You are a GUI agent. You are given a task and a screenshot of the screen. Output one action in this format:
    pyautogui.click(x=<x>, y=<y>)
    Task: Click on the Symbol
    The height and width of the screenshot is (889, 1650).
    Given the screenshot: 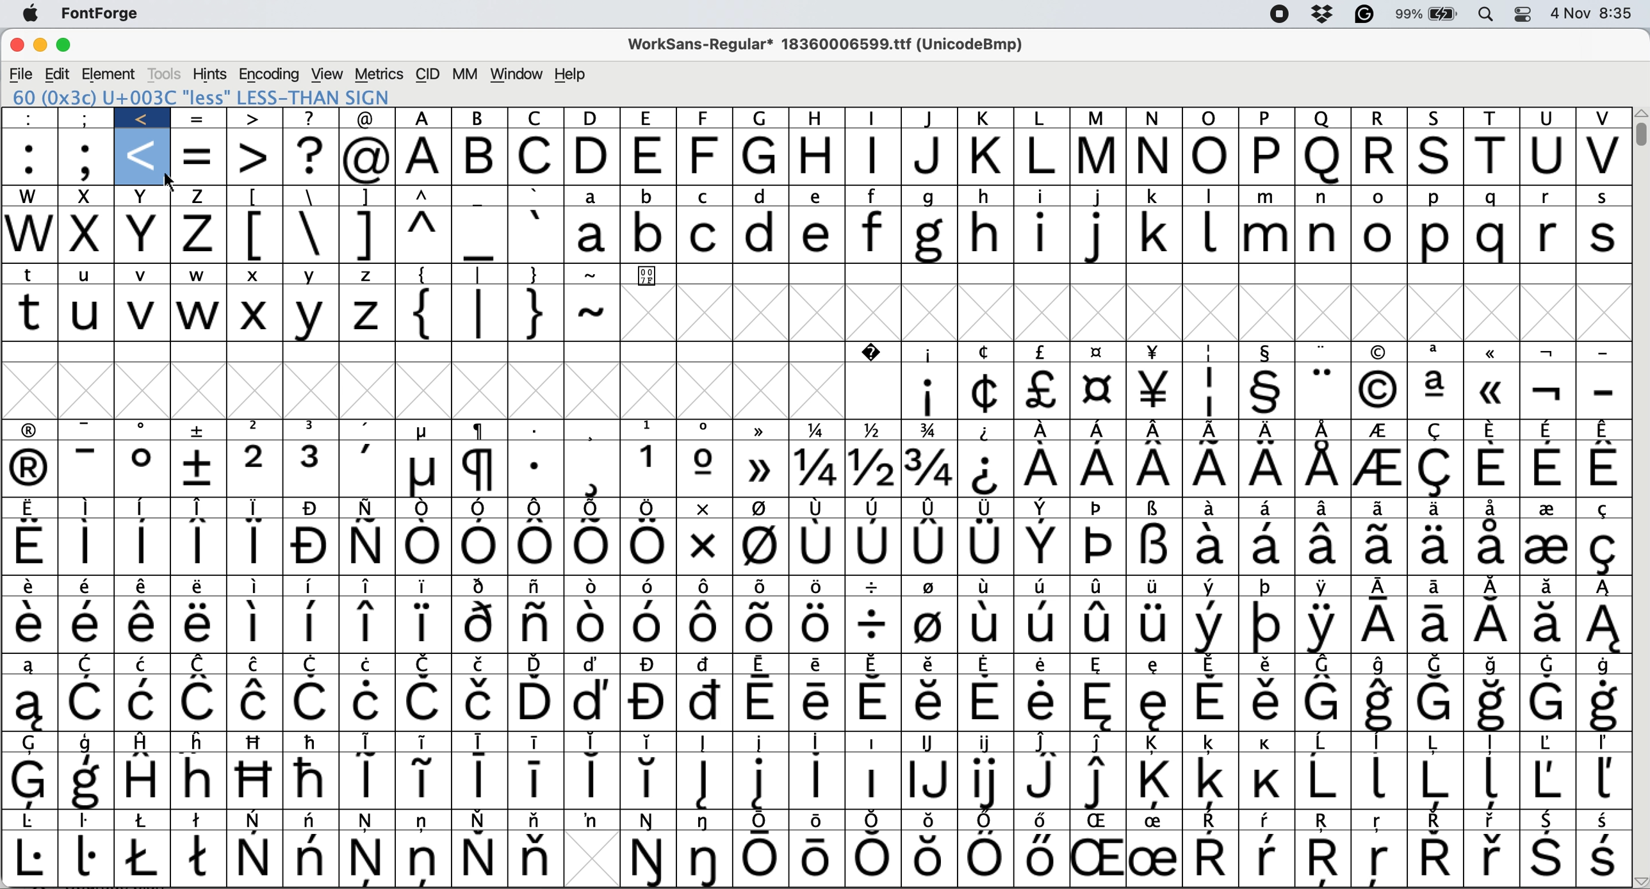 What is the action you would take?
    pyautogui.click(x=312, y=623)
    